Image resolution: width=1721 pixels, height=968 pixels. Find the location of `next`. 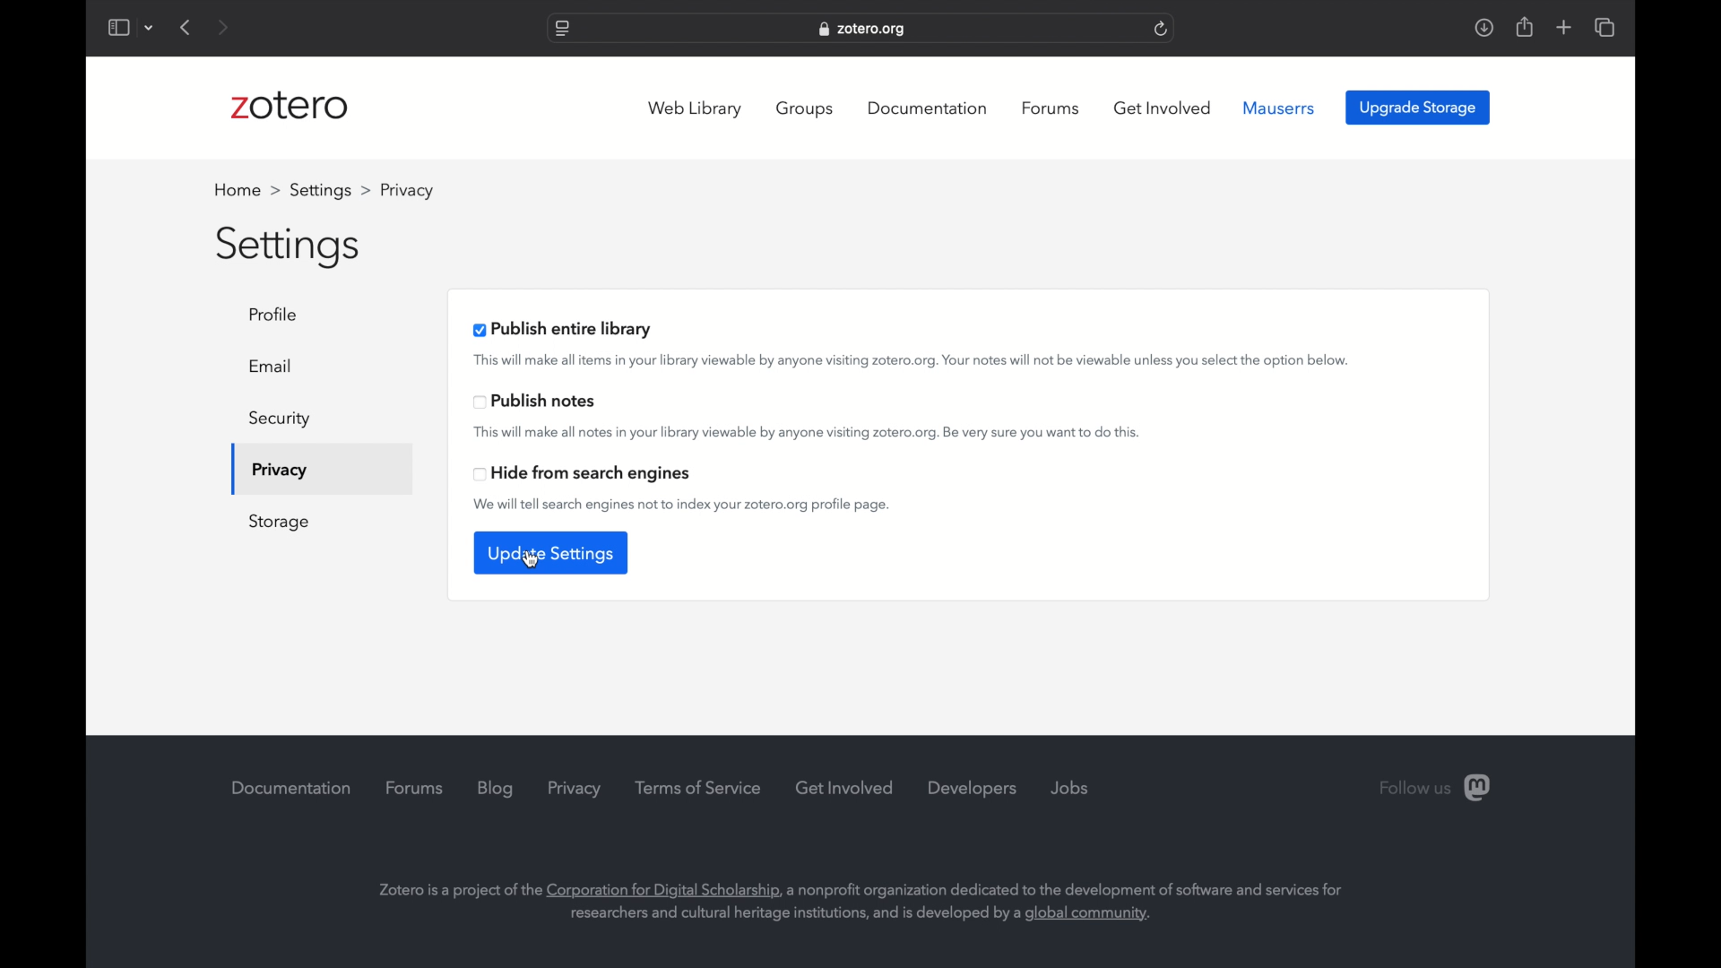

next is located at coordinates (224, 27).